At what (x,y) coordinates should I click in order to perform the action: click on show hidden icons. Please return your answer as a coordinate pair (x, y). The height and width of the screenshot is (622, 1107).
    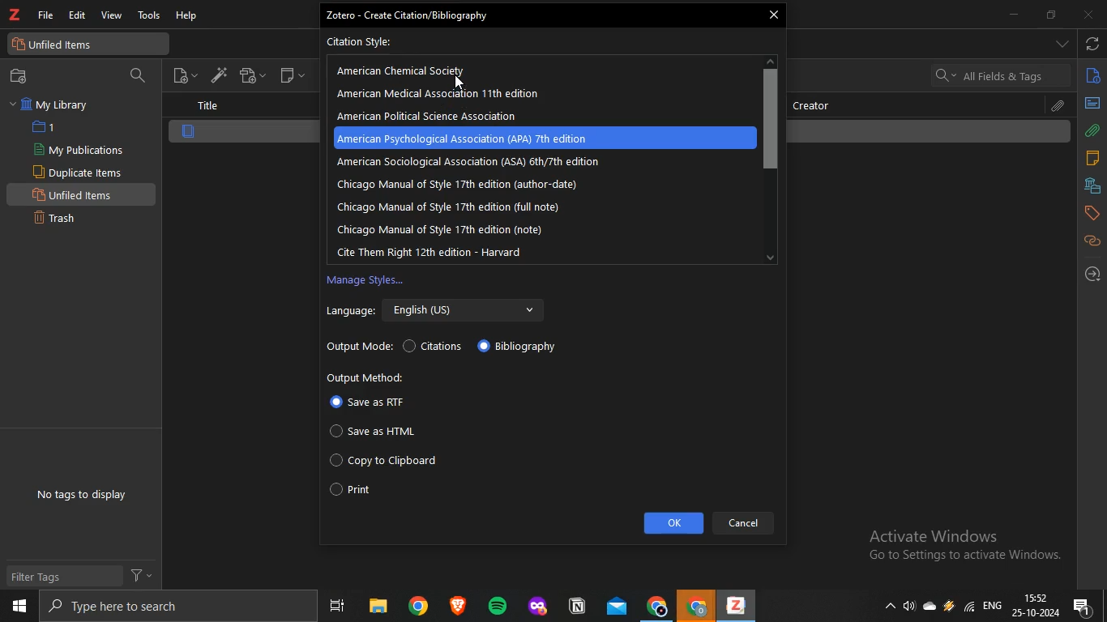
    Looking at the image, I should click on (887, 604).